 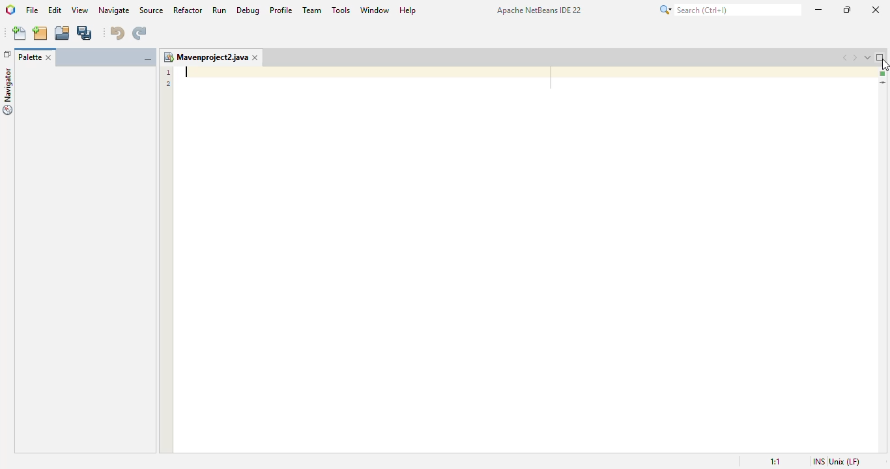 I want to click on navigator window, so click(x=8, y=91).